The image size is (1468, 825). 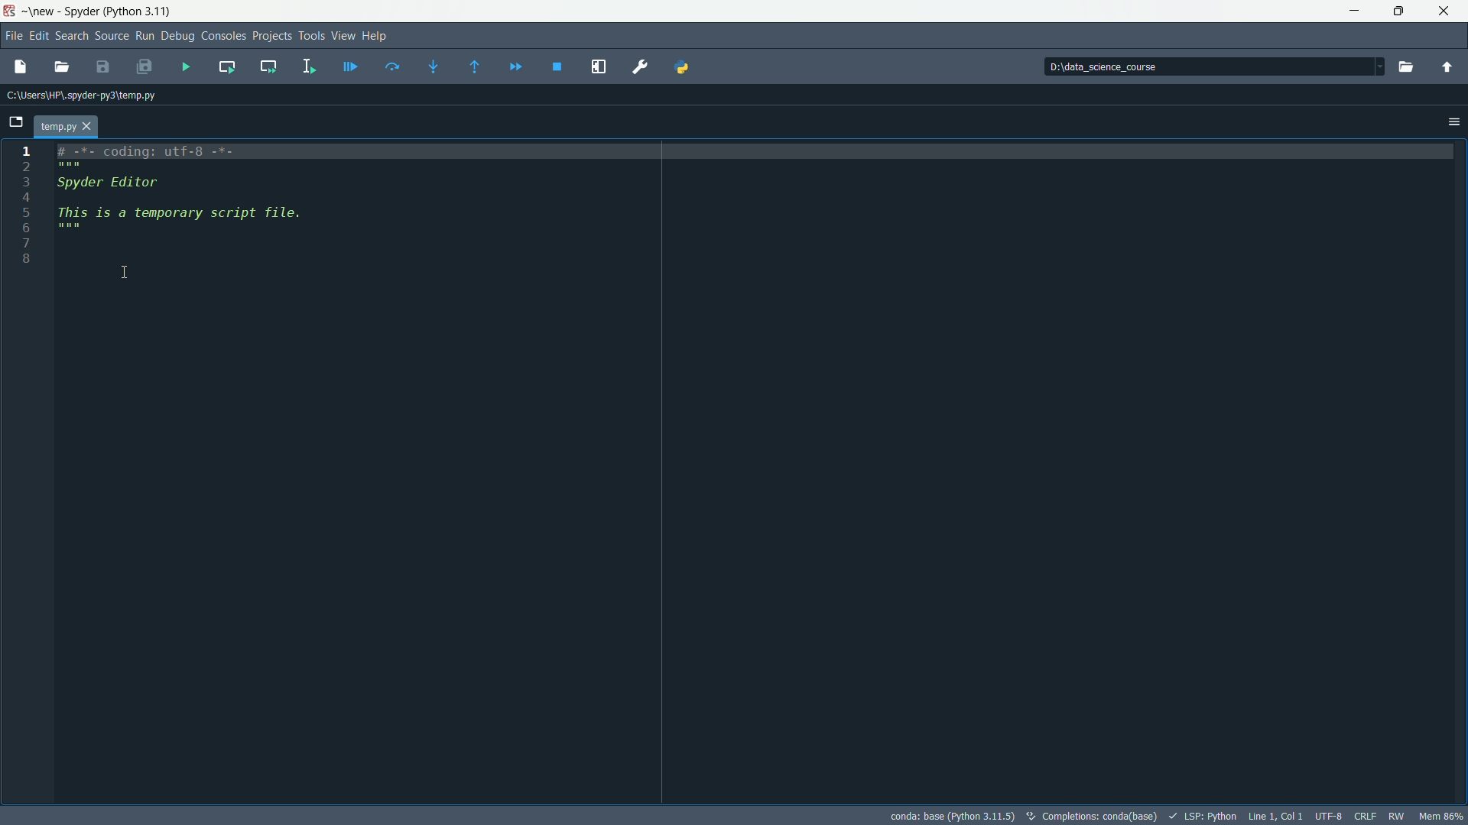 I want to click on file name, so click(x=126, y=126).